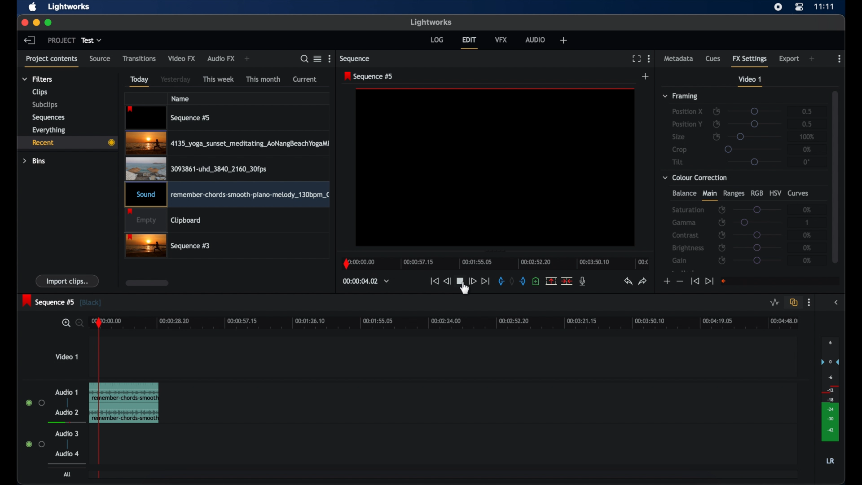  Describe the element at coordinates (757, 247) in the screenshot. I see `slider` at that location.